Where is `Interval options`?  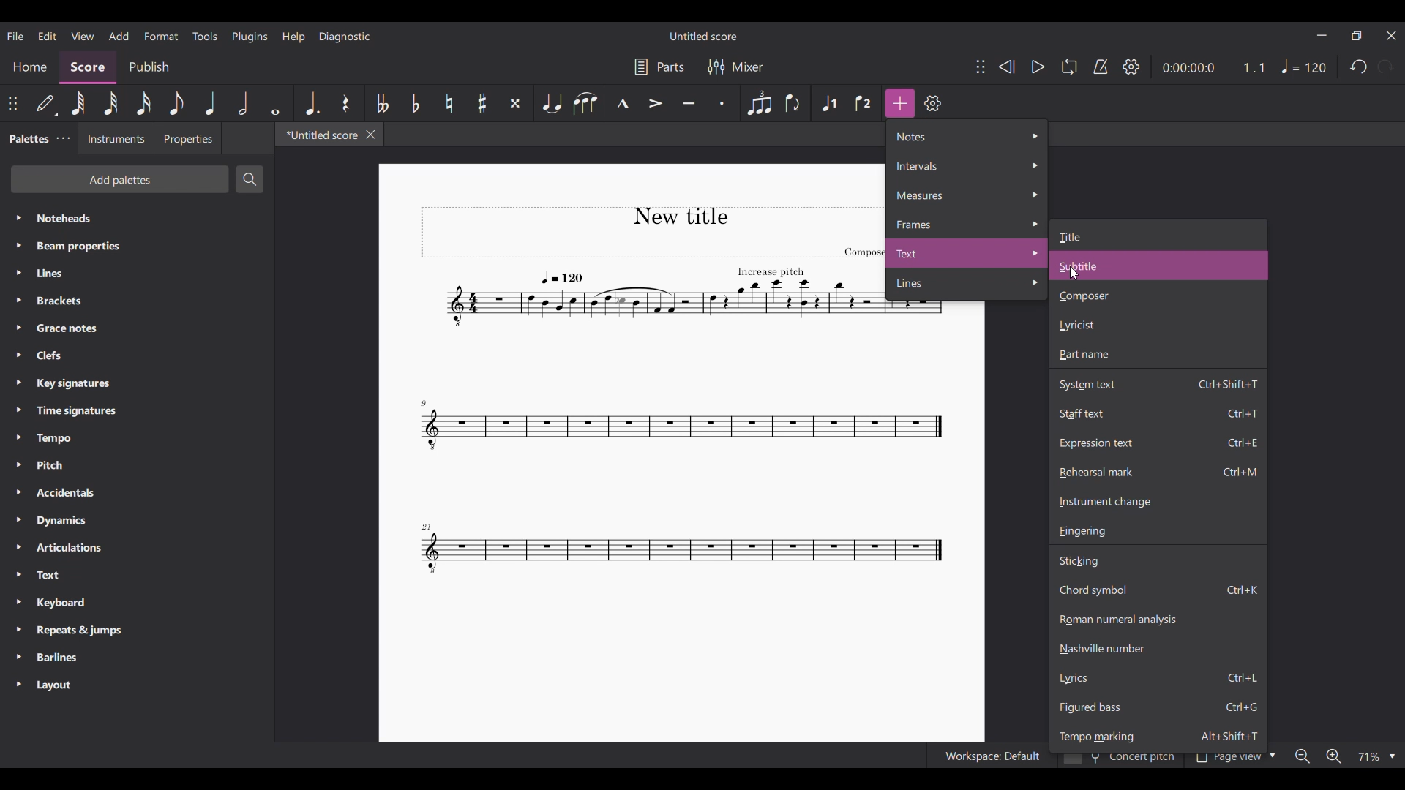
Interval options is located at coordinates (967, 165).